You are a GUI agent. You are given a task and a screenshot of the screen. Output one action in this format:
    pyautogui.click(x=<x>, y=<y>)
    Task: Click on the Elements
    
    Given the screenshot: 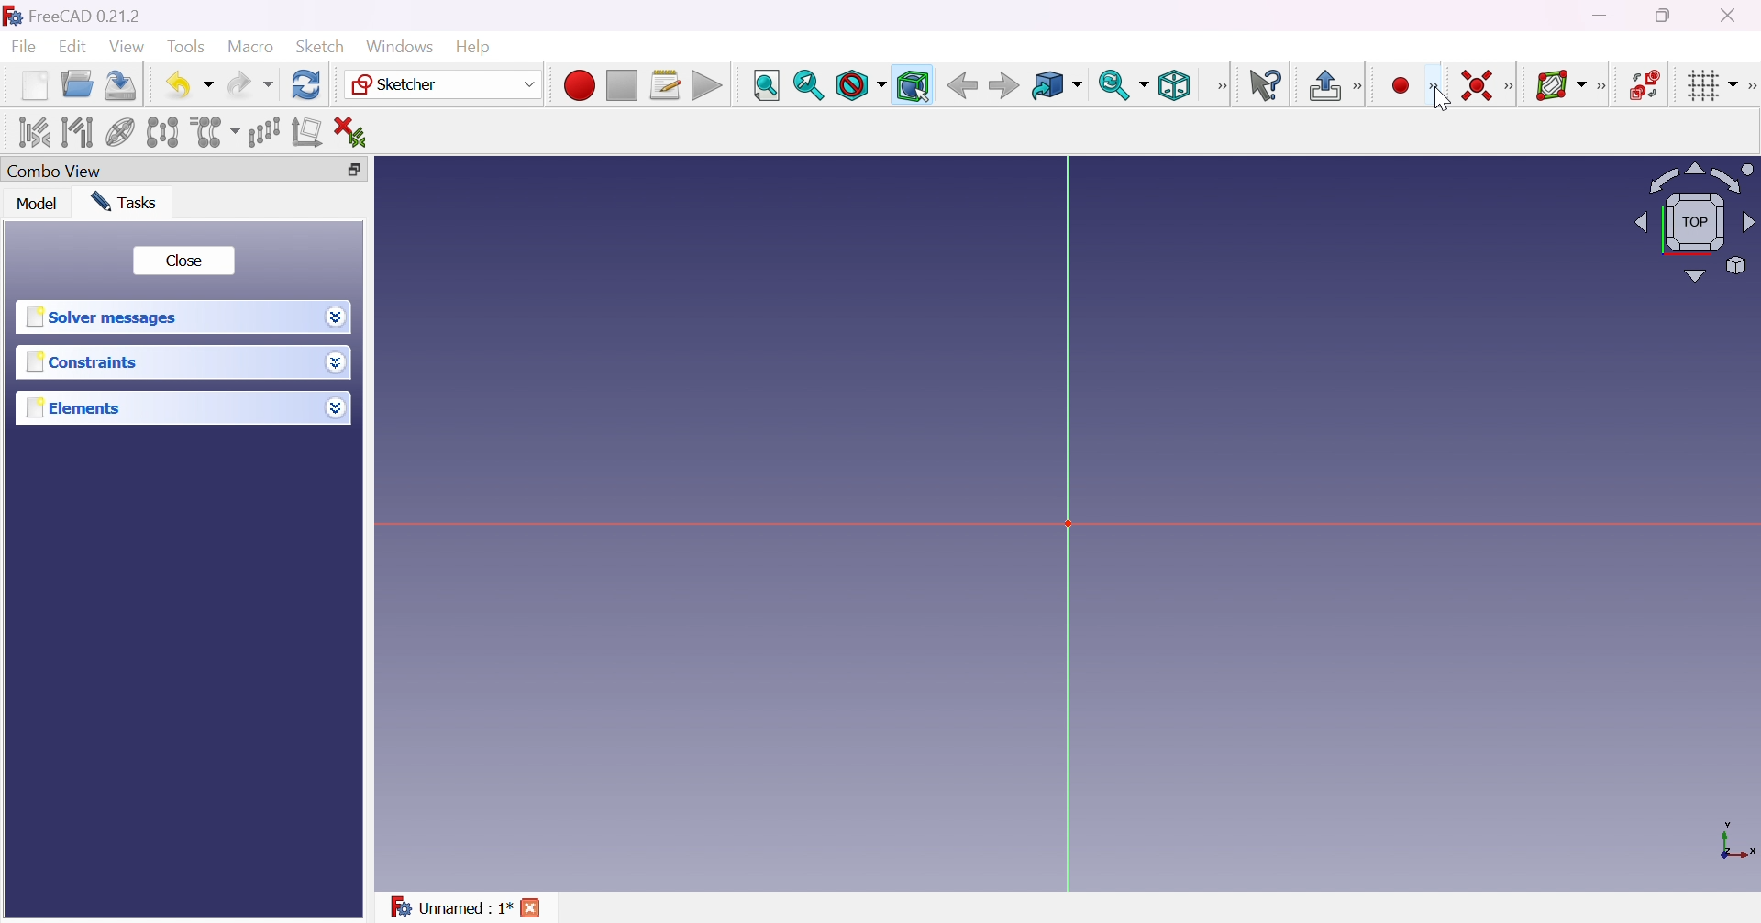 What is the action you would take?
    pyautogui.click(x=77, y=407)
    